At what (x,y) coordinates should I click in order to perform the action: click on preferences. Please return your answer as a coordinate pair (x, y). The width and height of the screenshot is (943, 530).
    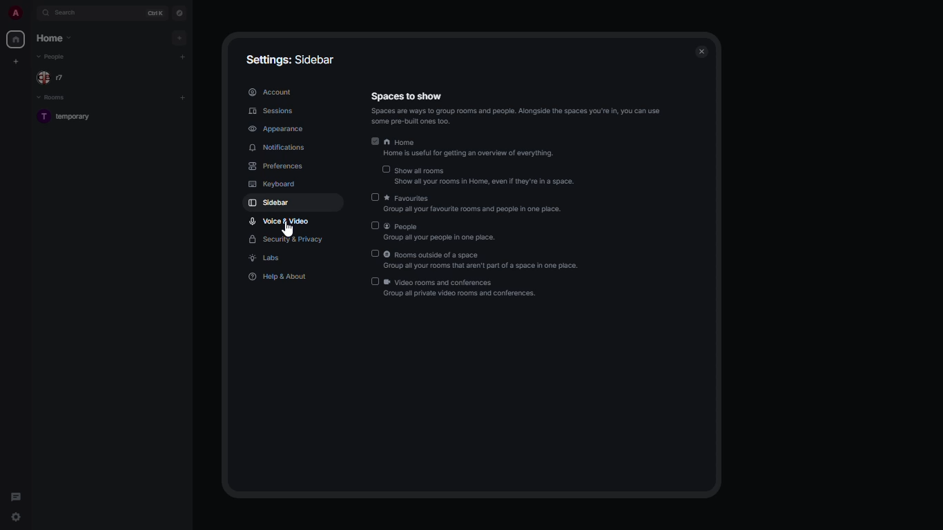
    Looking at the image, I should click on (275, 166).